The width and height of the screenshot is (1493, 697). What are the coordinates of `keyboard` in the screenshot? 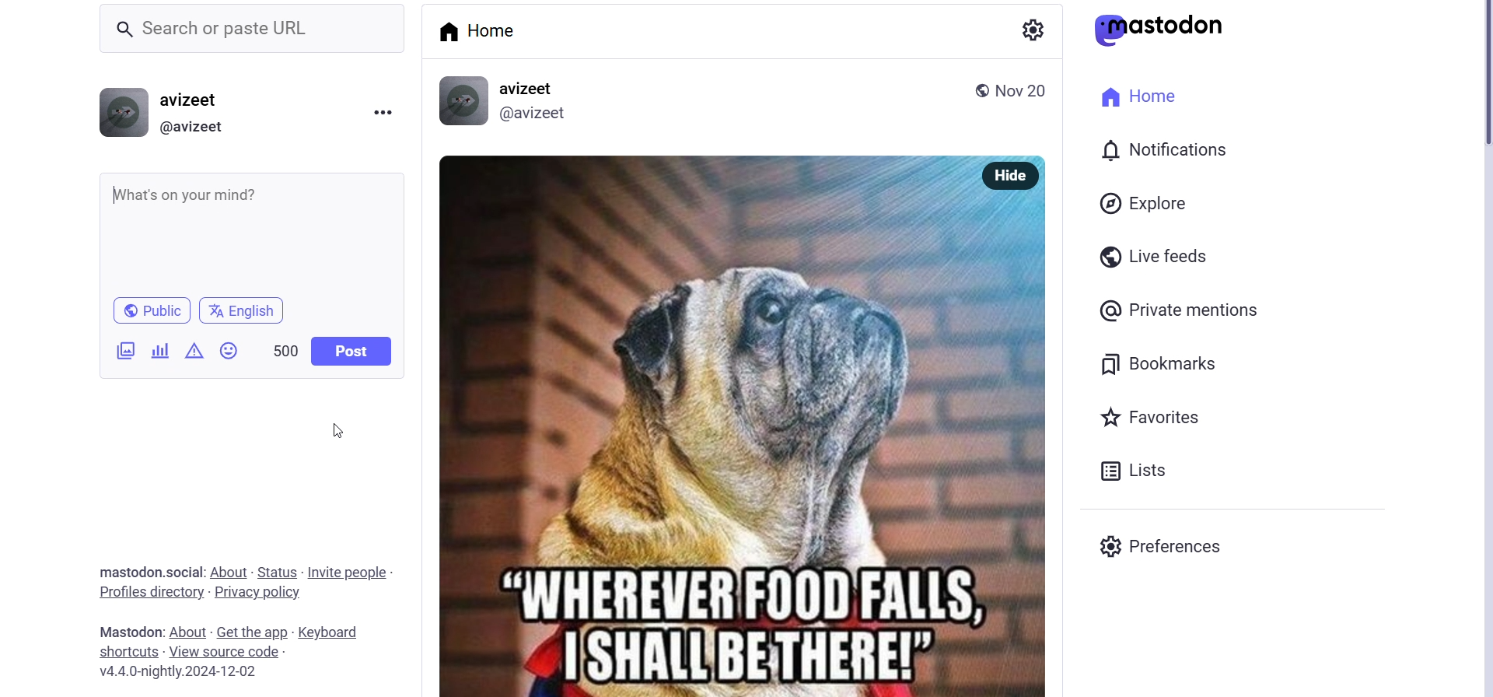 It's located at (327, 633).